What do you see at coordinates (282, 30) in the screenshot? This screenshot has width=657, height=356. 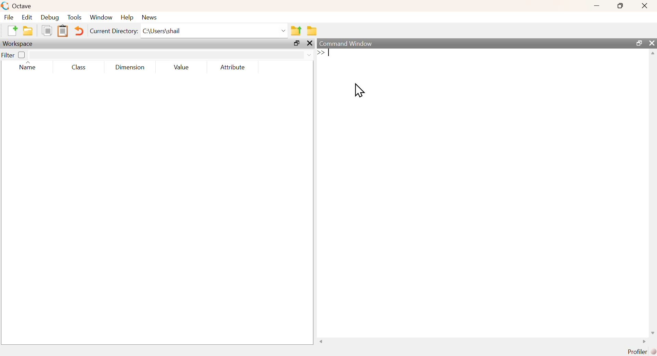 I see `dropdown` at bounding box center [282, 30].